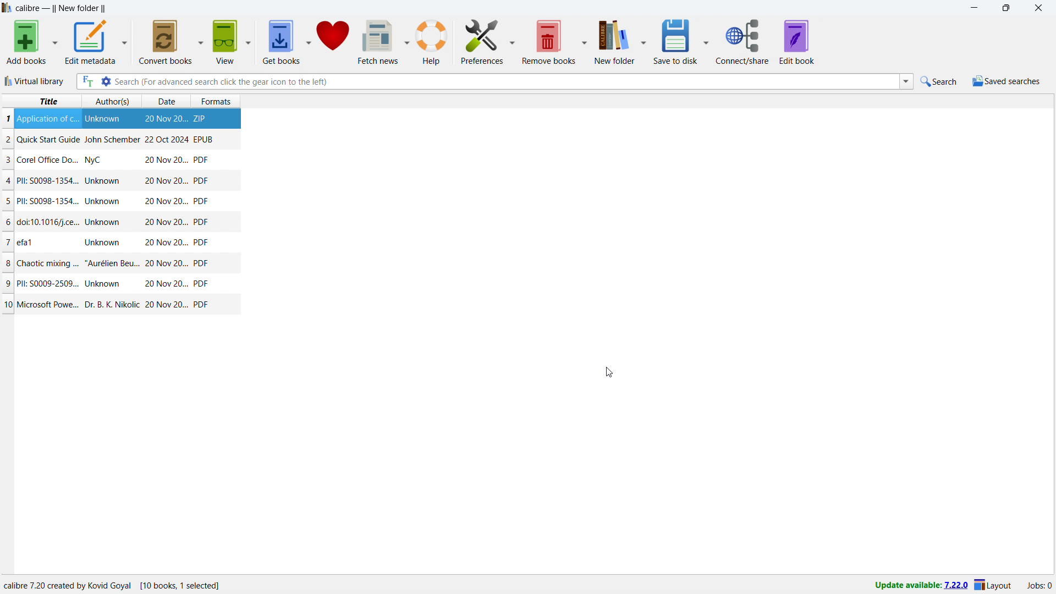 The width and height of the screenshot is (1056, 594). I want to click on title changed, so click(61, 9).